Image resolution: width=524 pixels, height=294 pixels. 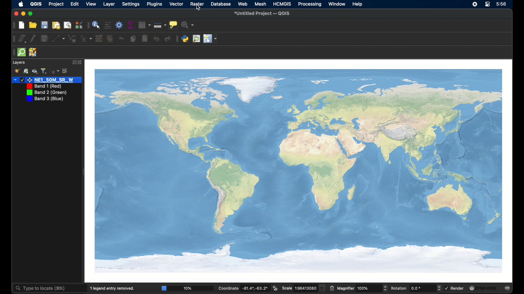 What do you see at coordinates (26, 71) in the screenshot?
I see `add group` at bounding box center [26, 71].